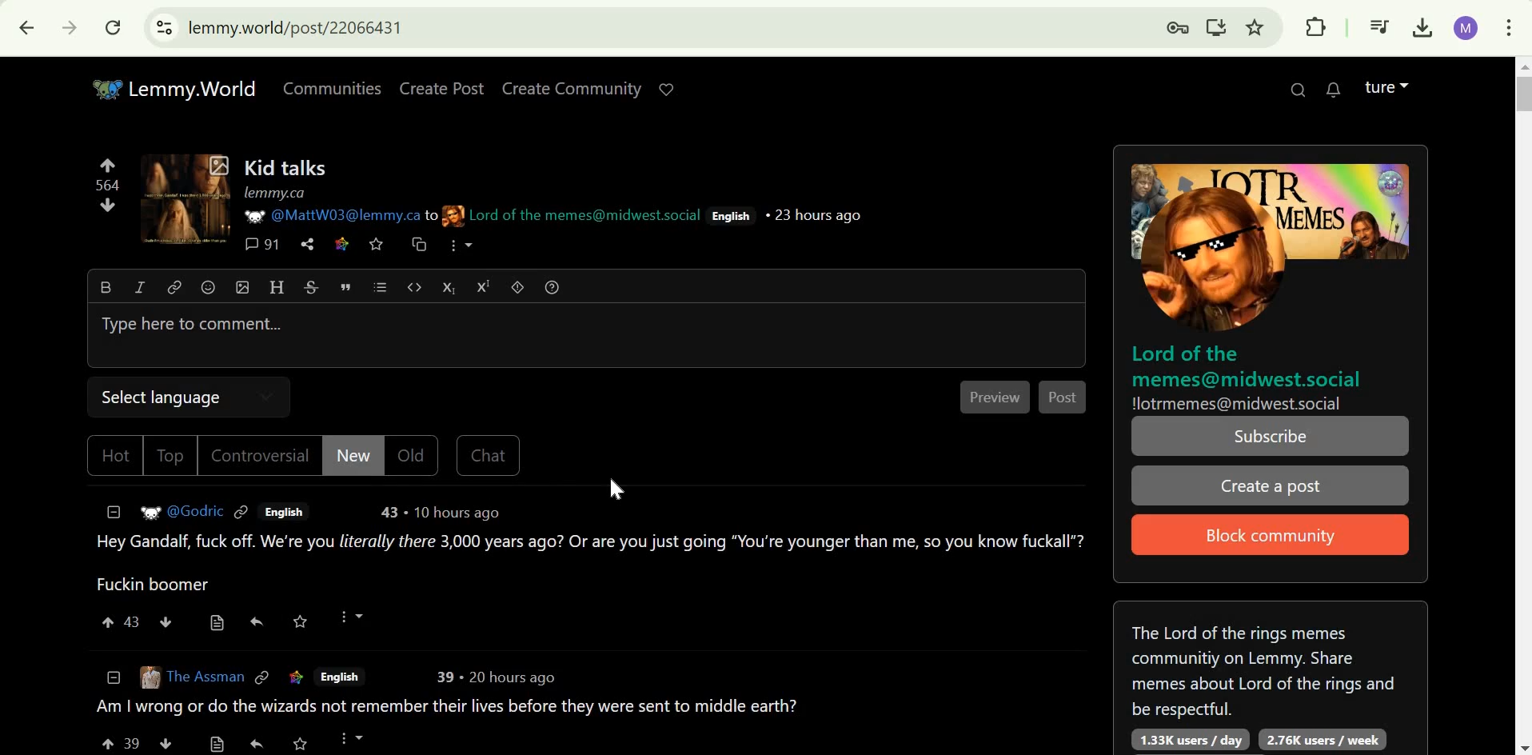  I want to click on Hot, so click(114, 455).